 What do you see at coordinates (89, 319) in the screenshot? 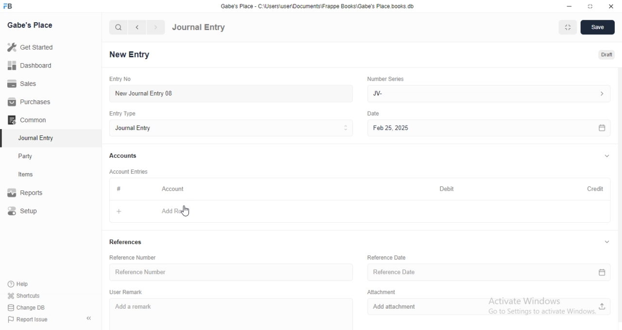
I see `collapse sidebar` at bounding box center [89, 319].